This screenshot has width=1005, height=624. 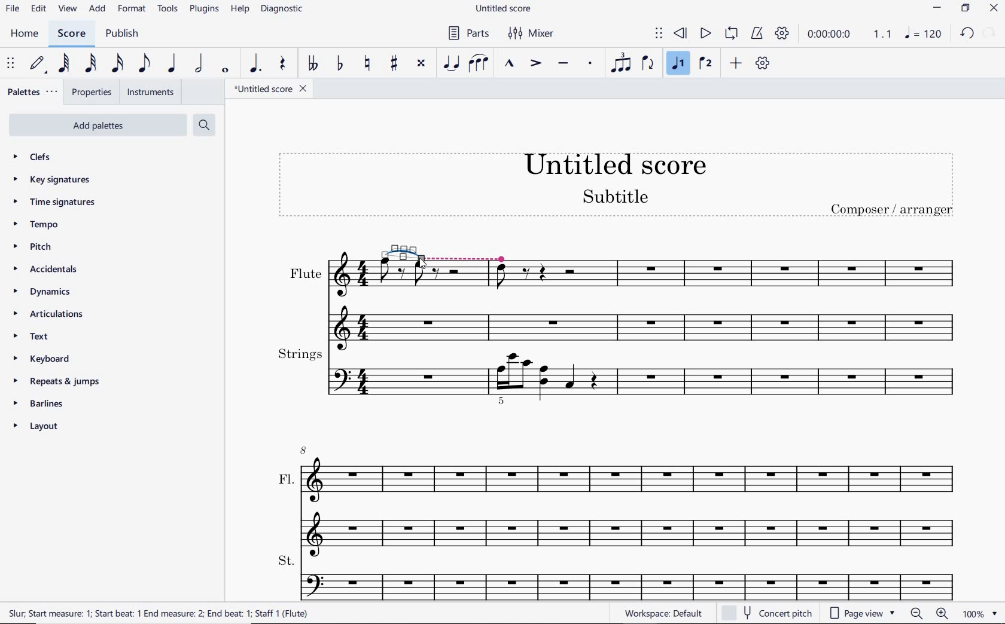 What do you see at coordinates (620, 378) in the screenshot?
I see `Strings` at bounding box center [620, 378].